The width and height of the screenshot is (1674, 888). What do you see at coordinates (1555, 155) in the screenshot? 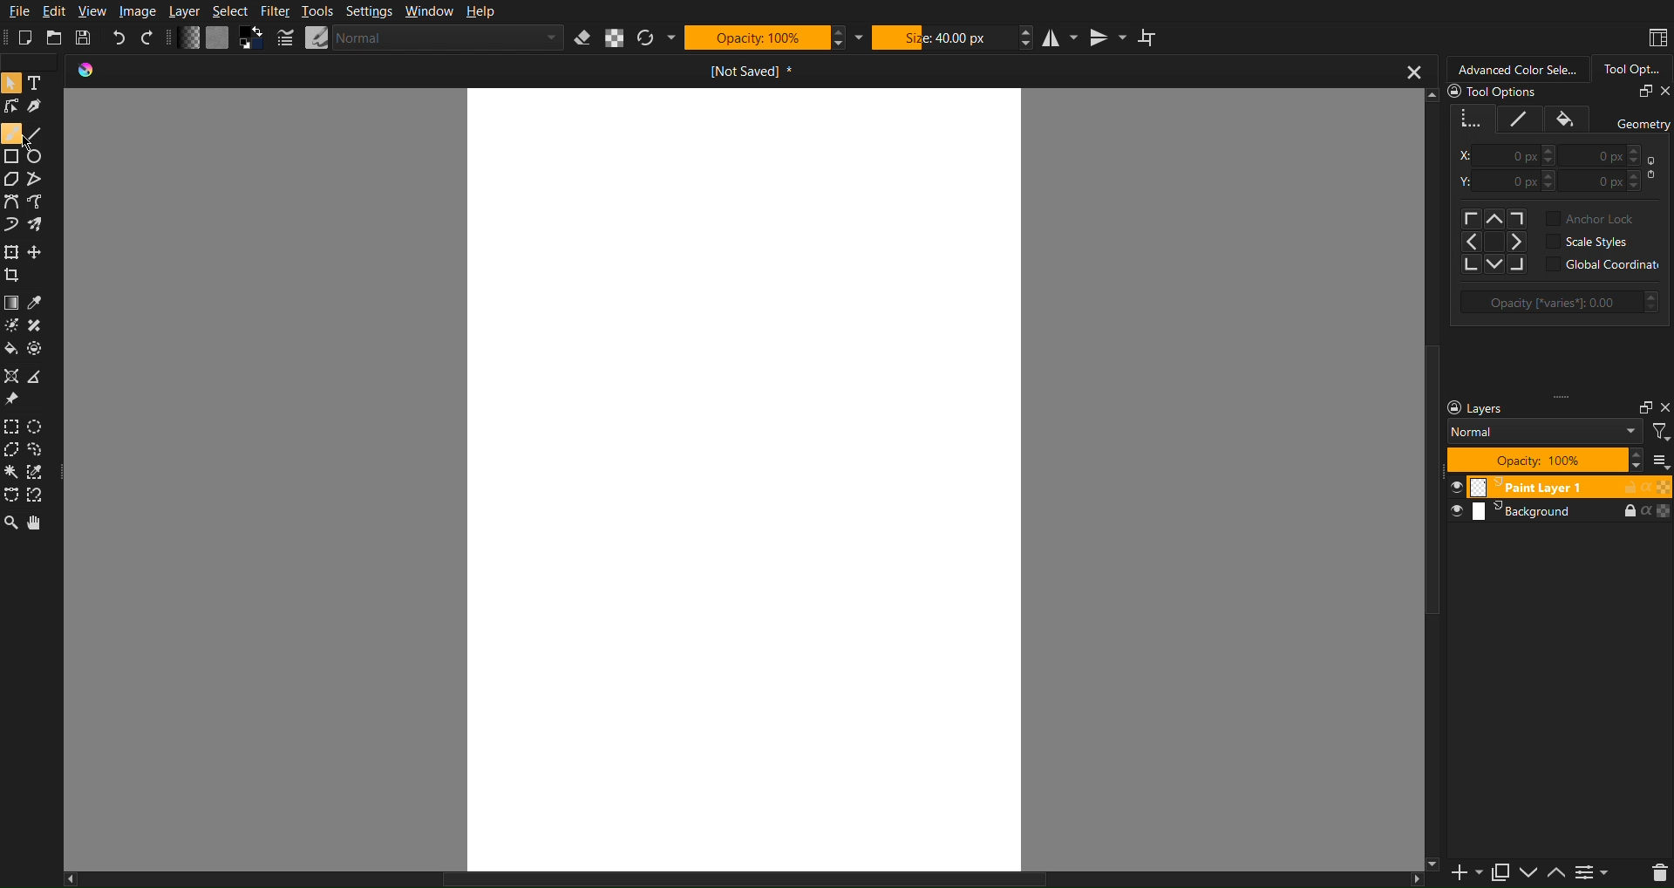
I see `X Coords` at bounding box center [1555, 155].